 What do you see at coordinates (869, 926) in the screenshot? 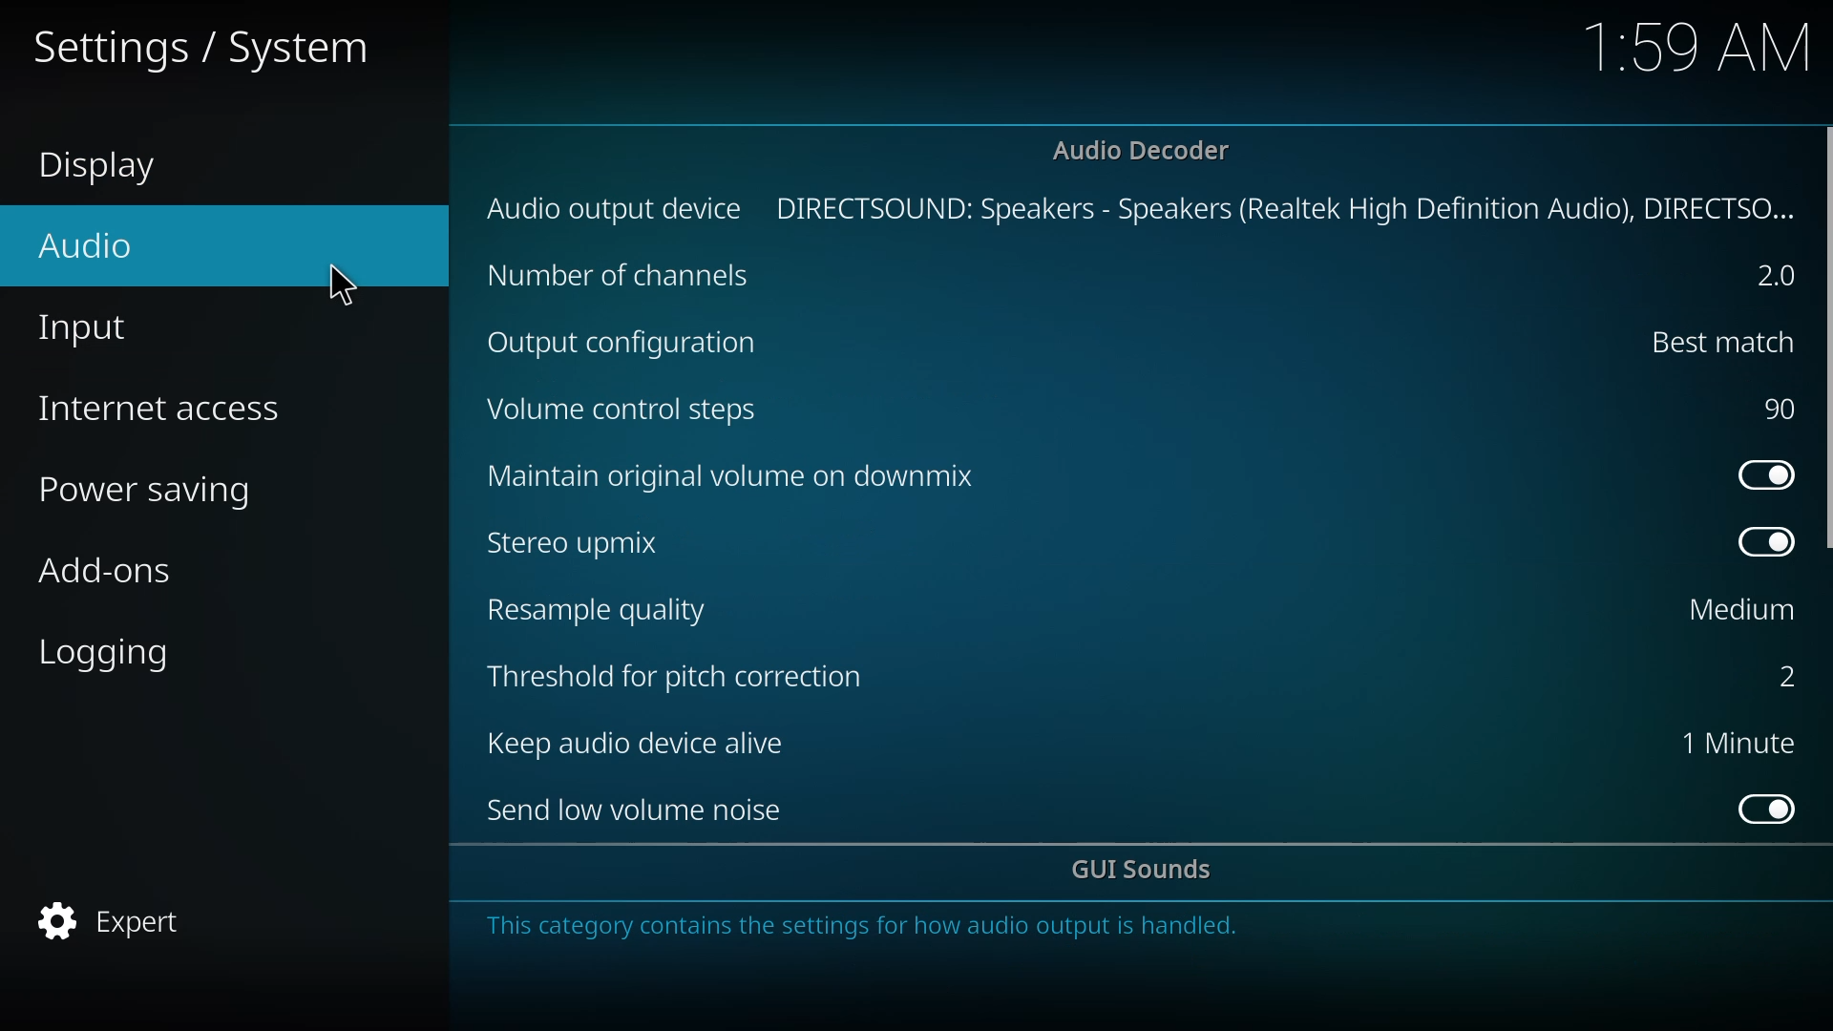
I see `info` at bounding box center [869, 926].